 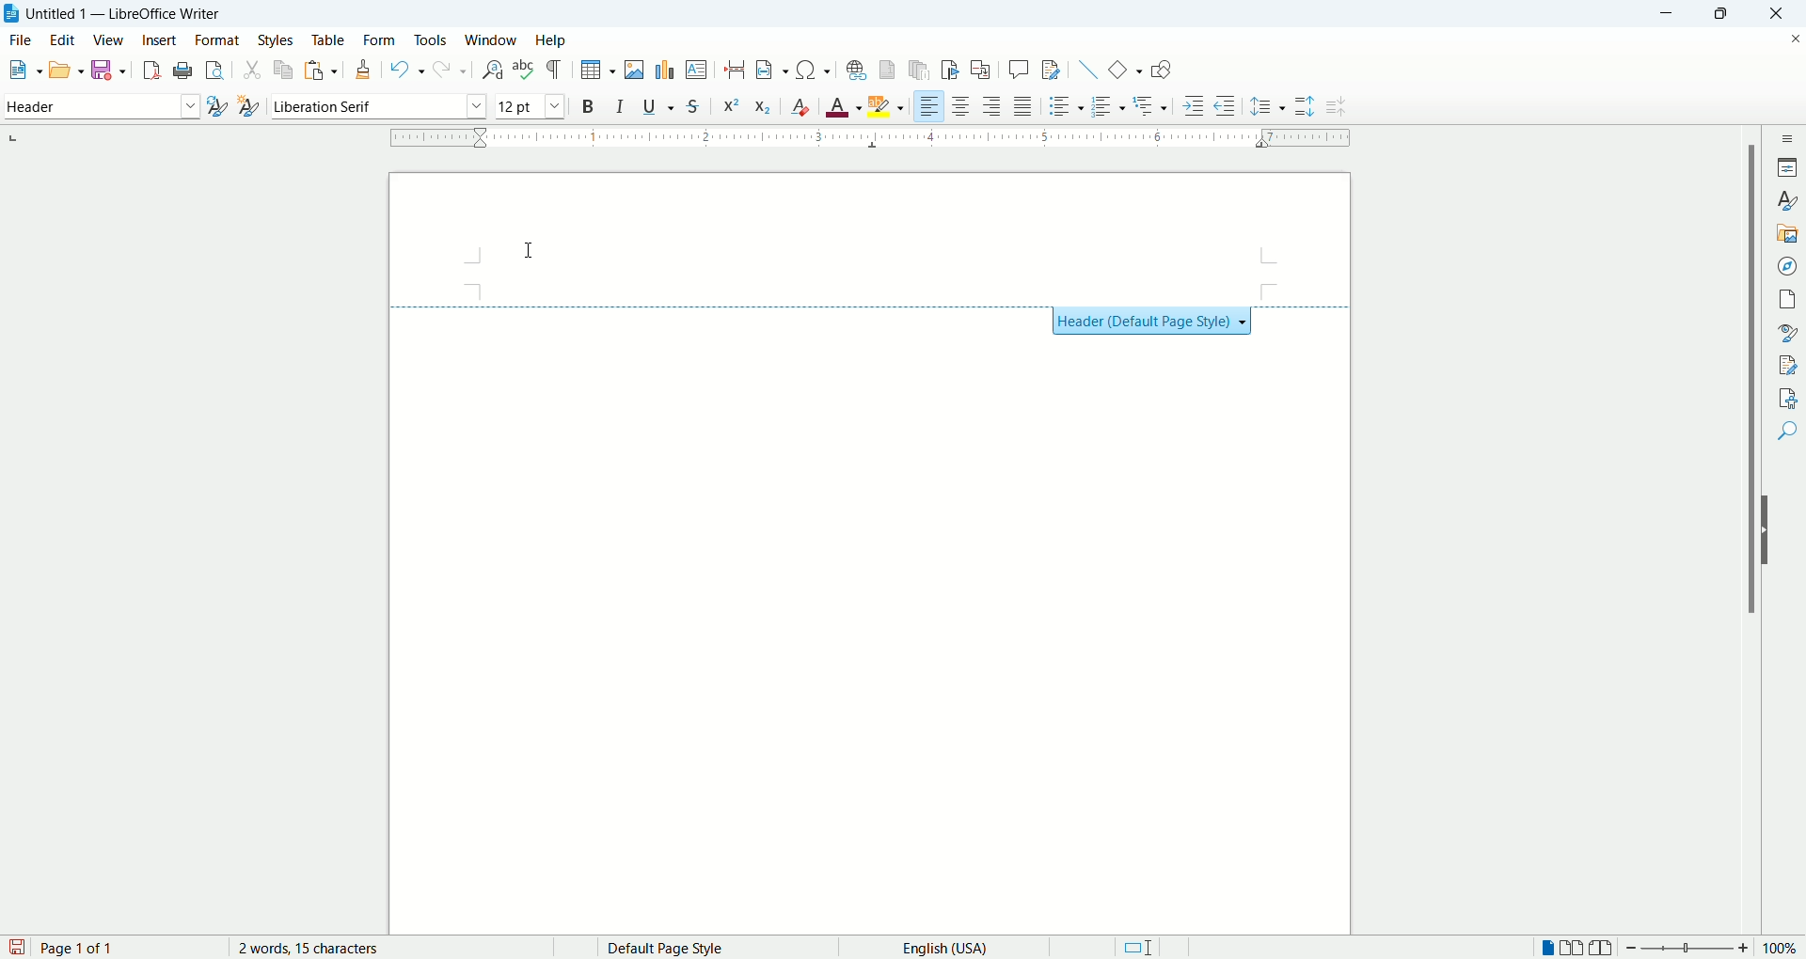 What do you see at coordinates (60, 41) in the screenshot?
I see `edit` at bounding box center [60, 41].